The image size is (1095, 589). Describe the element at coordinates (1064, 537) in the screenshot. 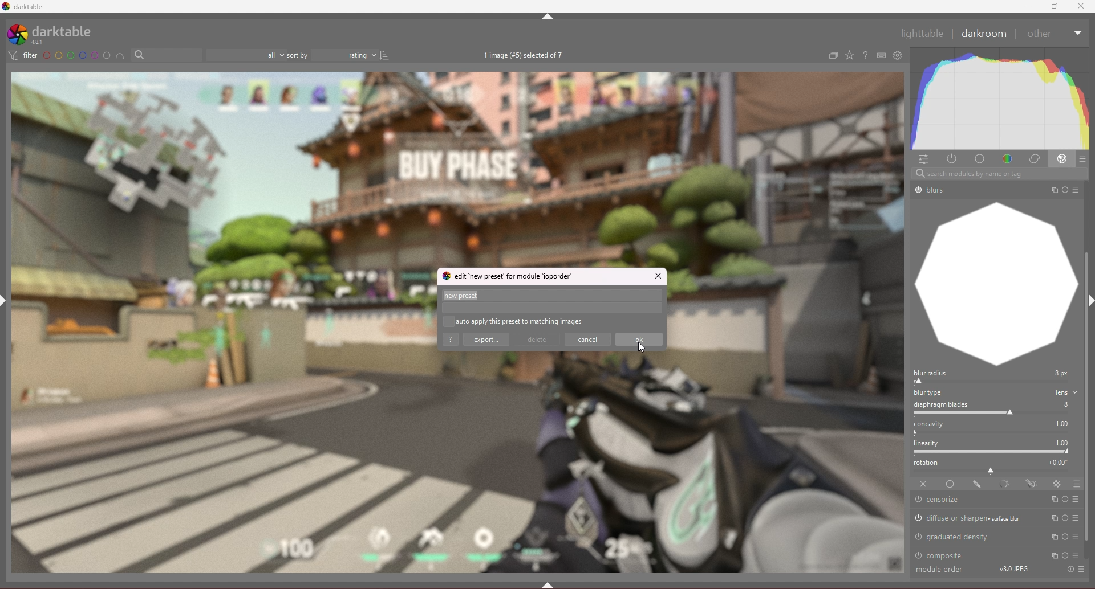

I see `reset` at that location.